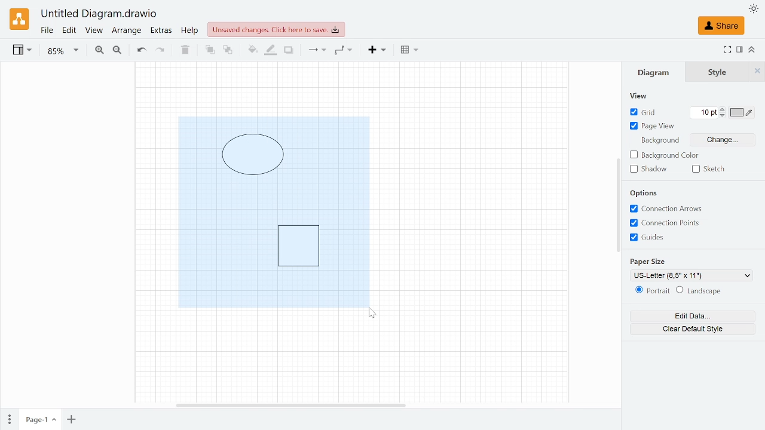 This screenshot has height=430, width=765. I want to click on Shadow, so click(648, 169).